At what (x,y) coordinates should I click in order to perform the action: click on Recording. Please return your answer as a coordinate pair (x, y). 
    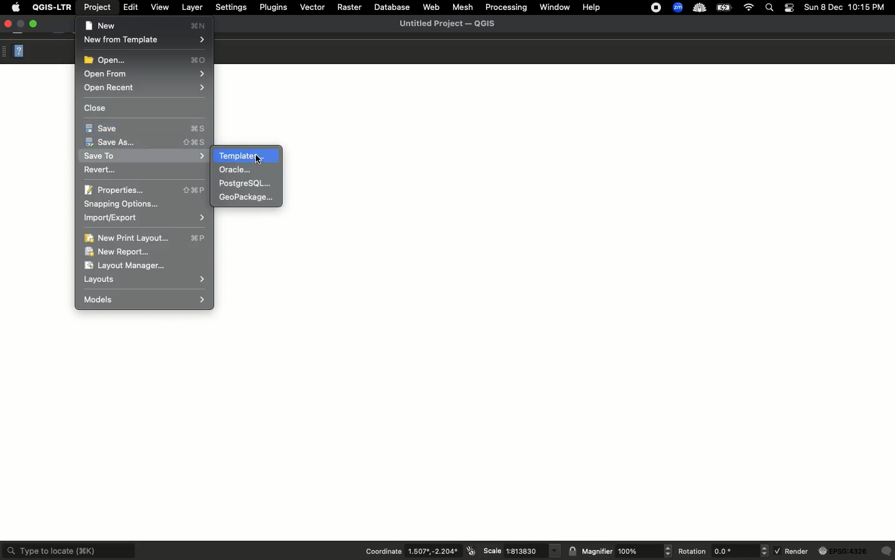
    Looking at the image, I should click on (655, 7).